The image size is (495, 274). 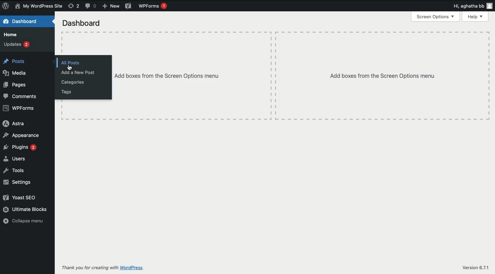 I want to click on Collapse menu, so click(x=24, y=221).